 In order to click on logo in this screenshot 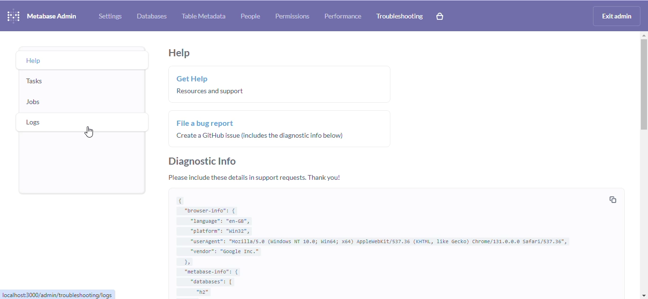, I will do `click(13, 16)`.